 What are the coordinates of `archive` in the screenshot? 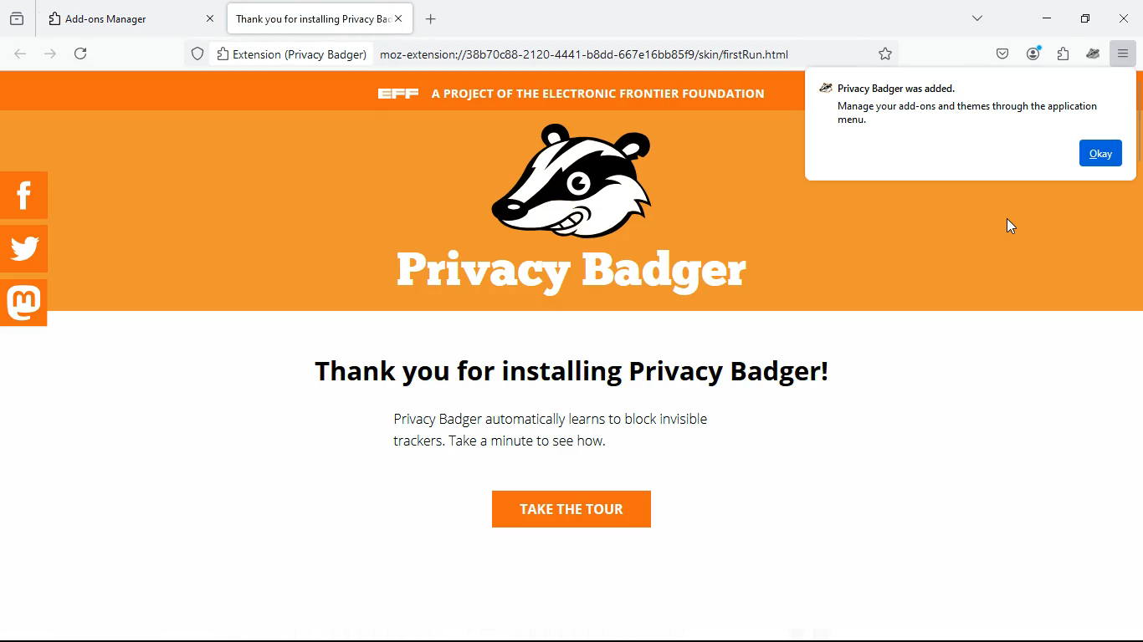 It's located at (15, 21).